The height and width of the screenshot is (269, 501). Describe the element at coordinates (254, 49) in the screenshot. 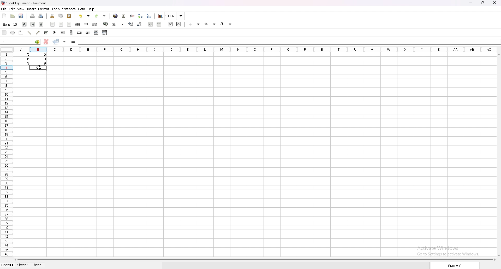

I see `column` at that location.